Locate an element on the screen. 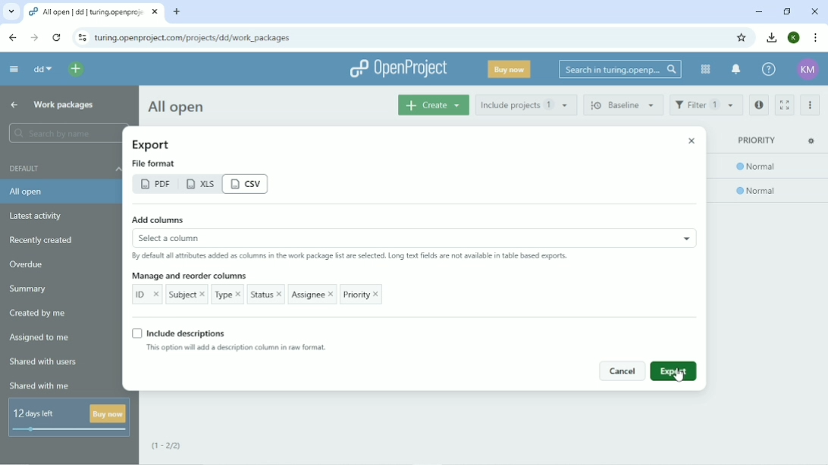 Image resolution: width=828 pixels, height=465 pixels. Assigned to me is located at coordinates (42, 339).